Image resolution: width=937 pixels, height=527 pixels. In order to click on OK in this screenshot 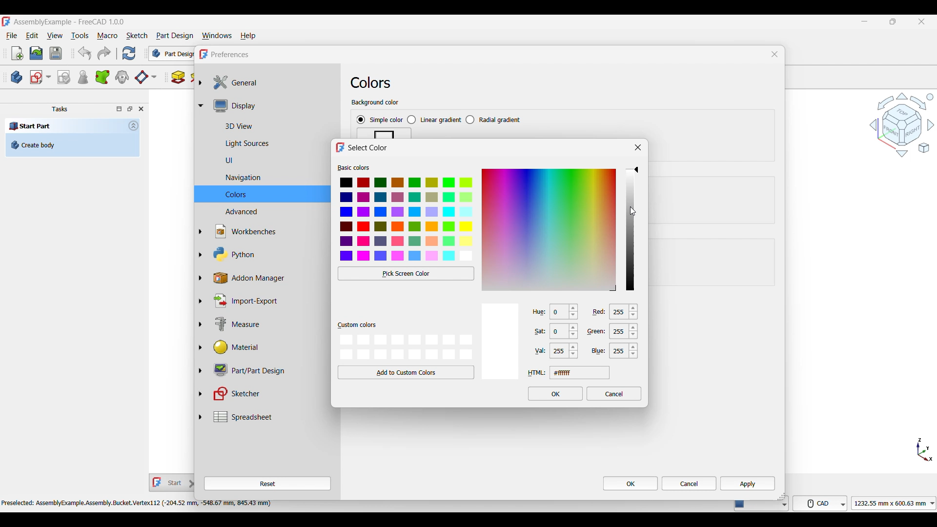, I will do `click(631, 483)`.